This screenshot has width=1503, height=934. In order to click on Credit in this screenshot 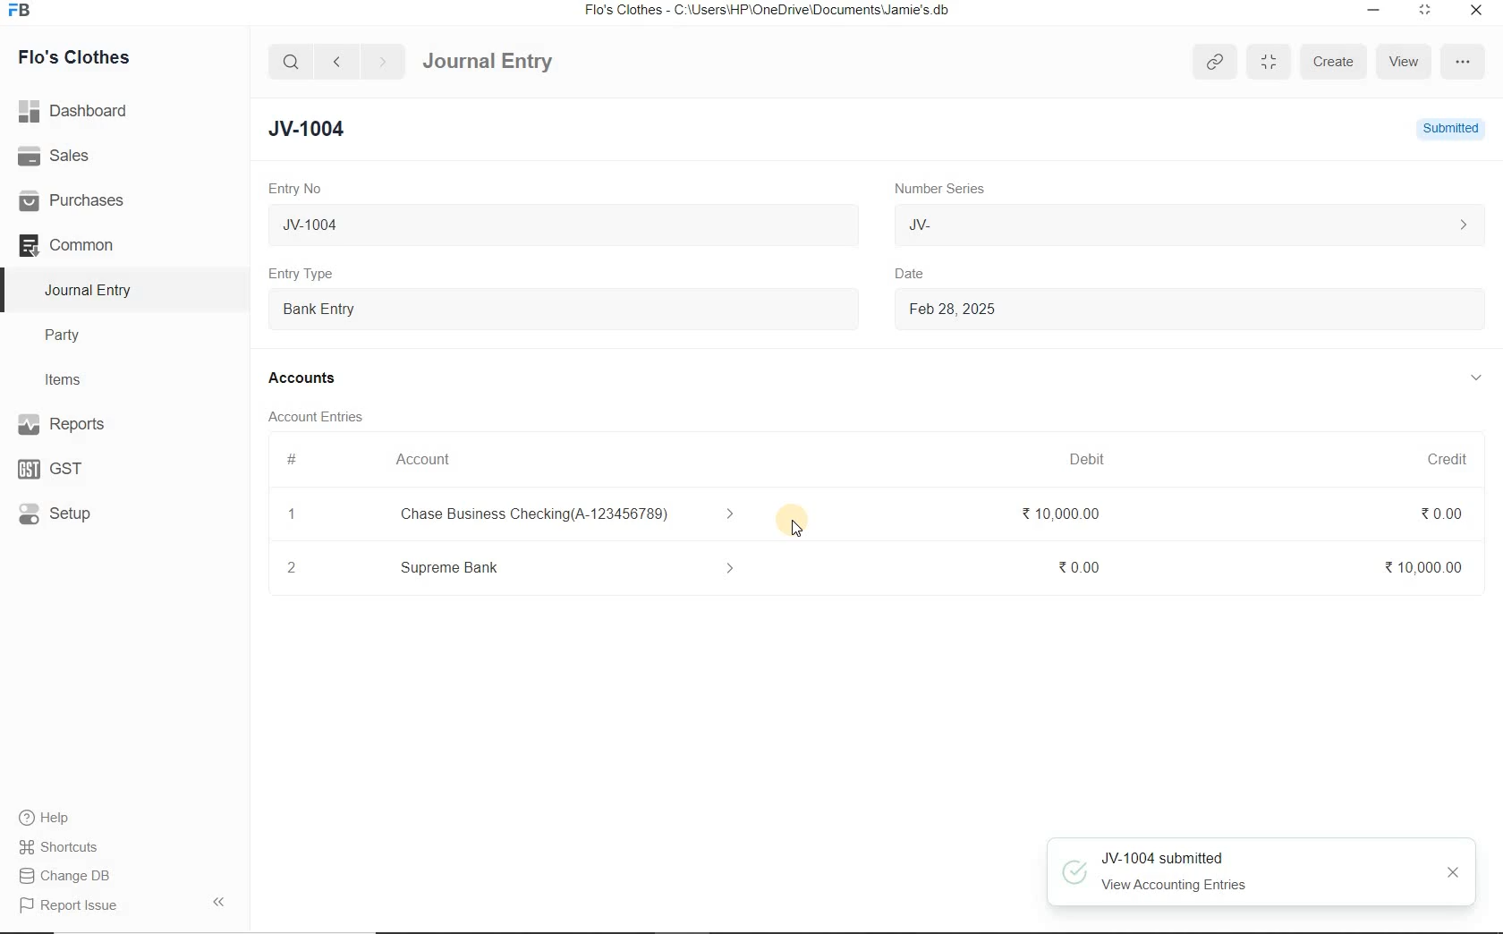, I will do `click(1425, 456)`.